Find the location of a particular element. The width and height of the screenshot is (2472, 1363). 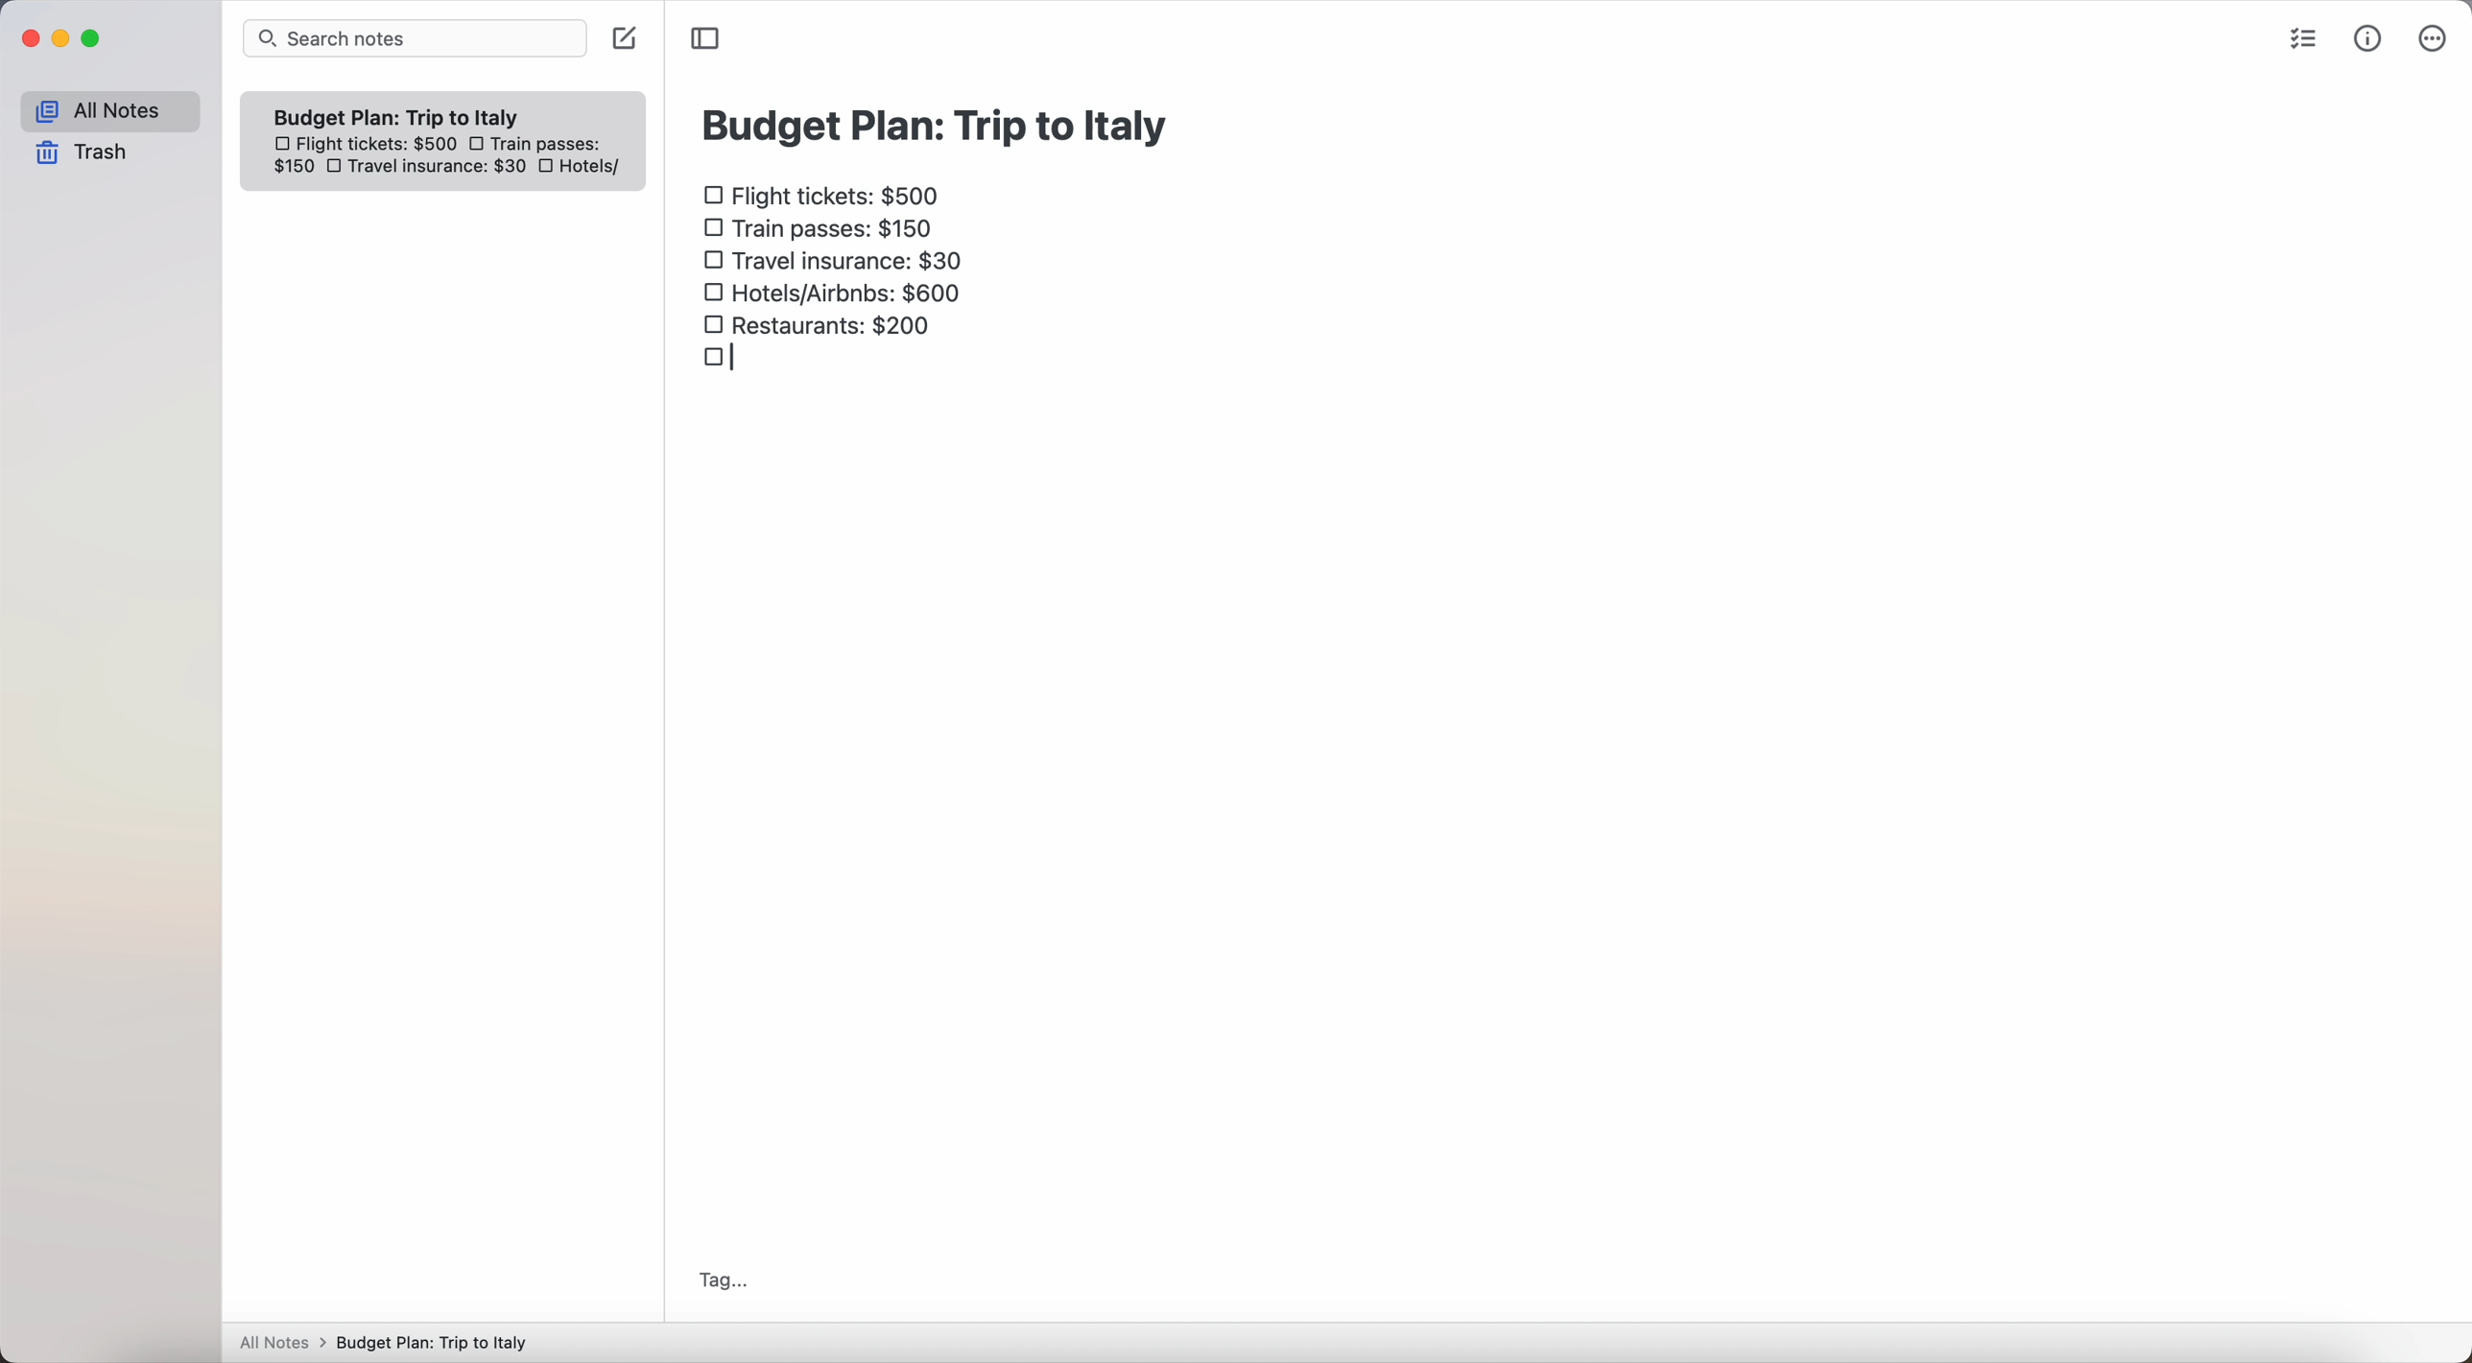

Budget plan trip to Italy note is located at coordinates (399, 116).